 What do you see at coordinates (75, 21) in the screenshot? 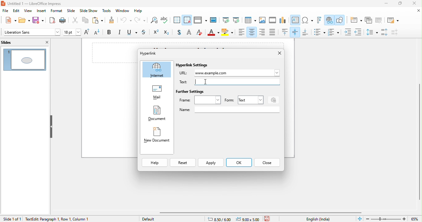
I see `cut` at bounding box center [75, 21].